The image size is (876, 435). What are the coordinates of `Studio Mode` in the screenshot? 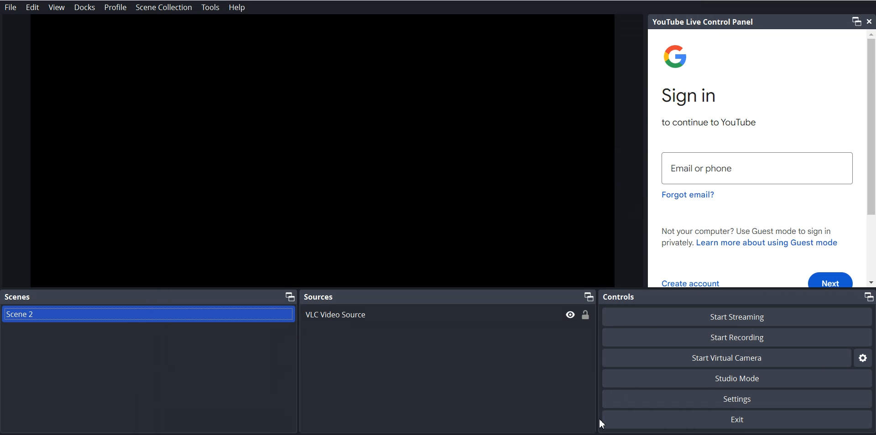 It's located at (739, 379).